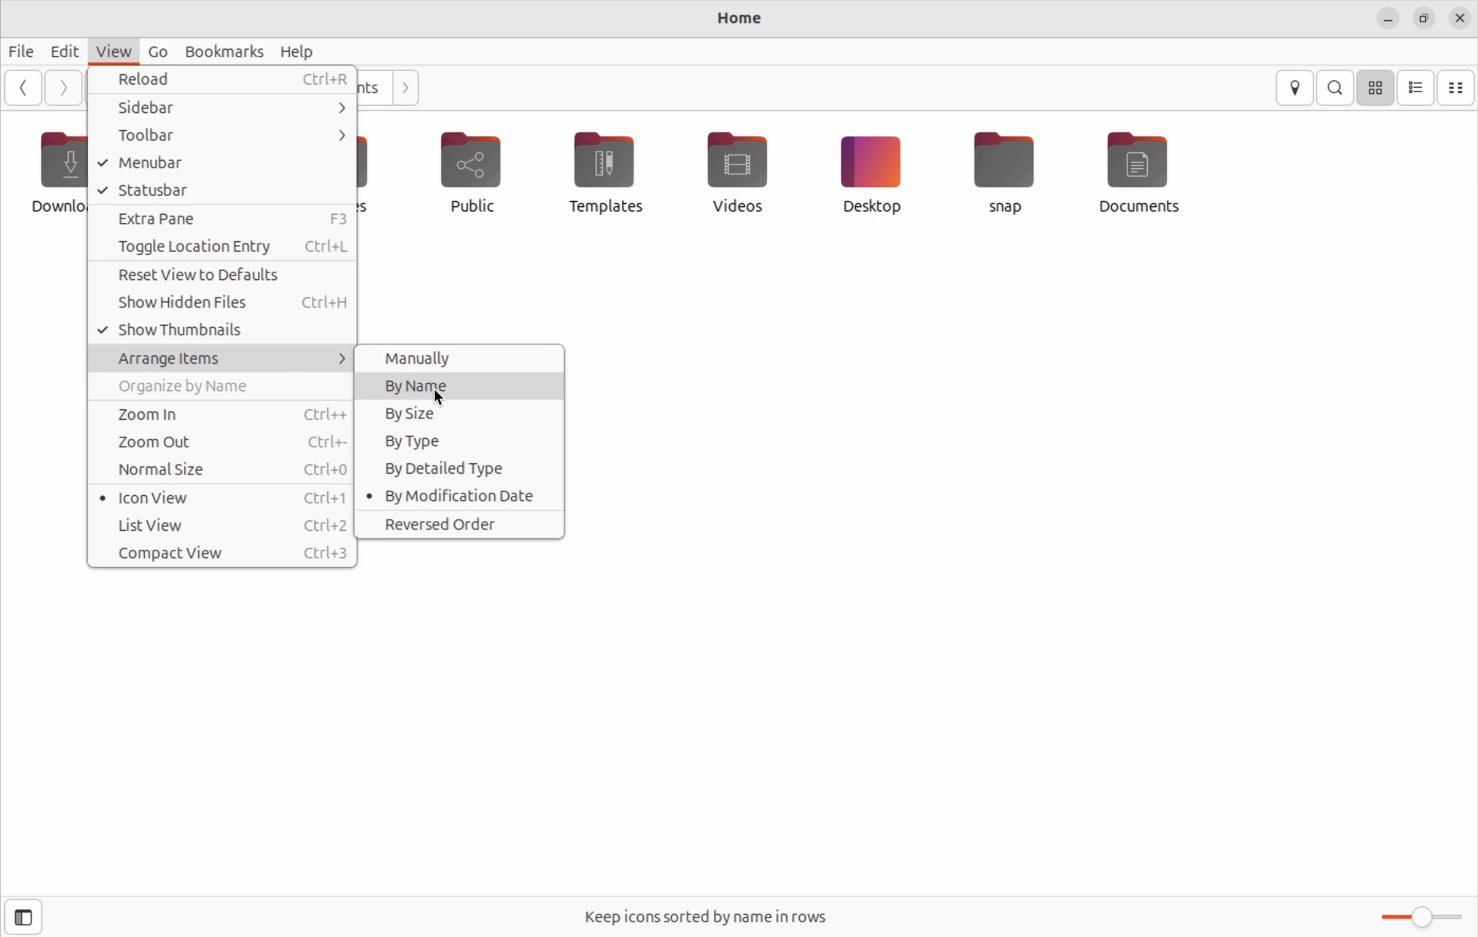 The height and width of the screenshot is (937, 1478). I want to click on manually , so click(462, 359).